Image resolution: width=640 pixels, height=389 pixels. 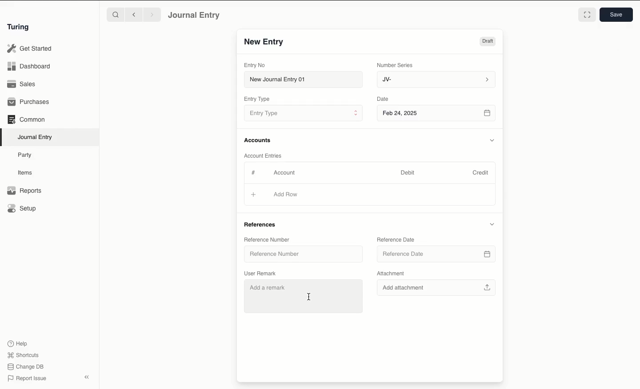 What do you see at coordinates (29, 67) in the screenshot?
I see `Dashboard` at bounding box center [29, 67].